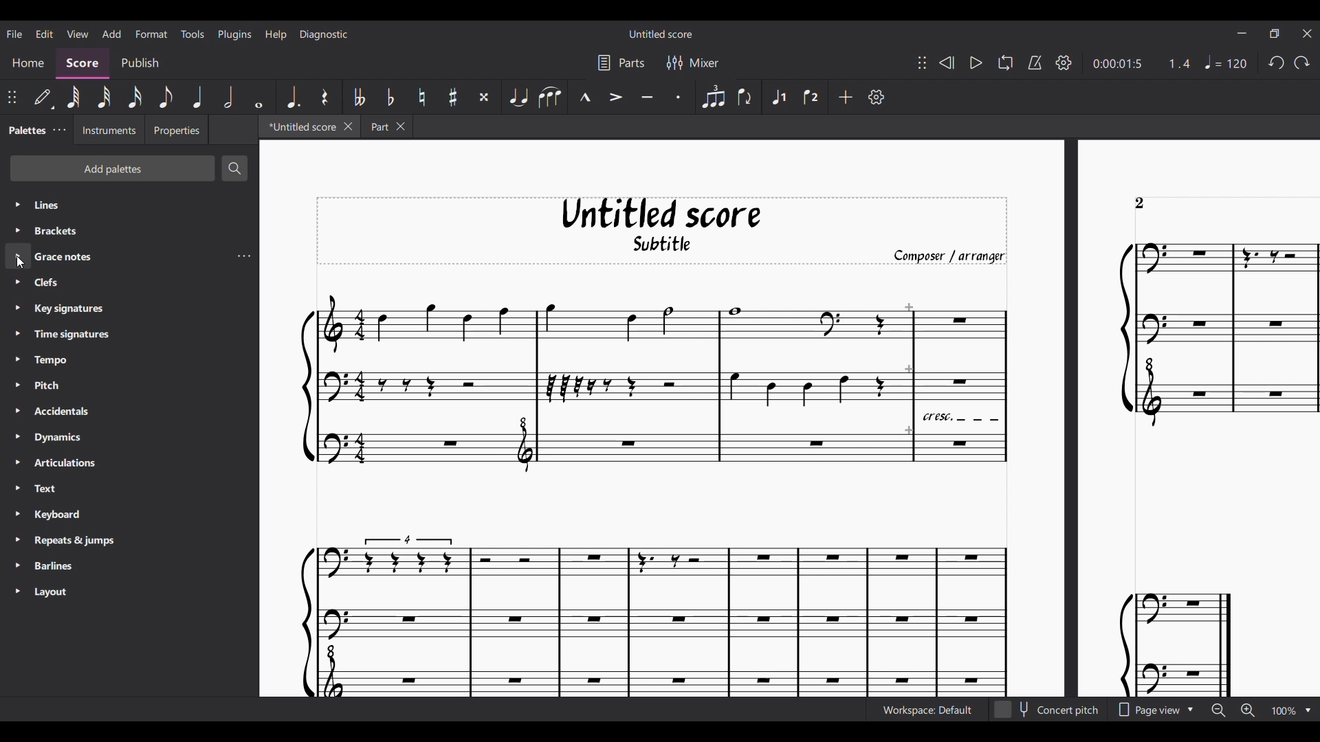  I want to click on Earlier tab, so click(387, 126).